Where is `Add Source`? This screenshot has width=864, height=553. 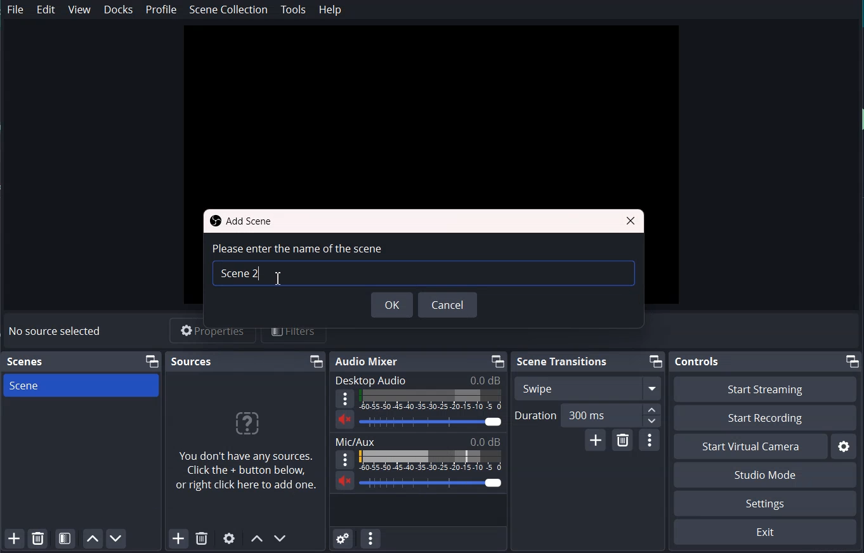 Add Source is located at coordinates (178, 539).